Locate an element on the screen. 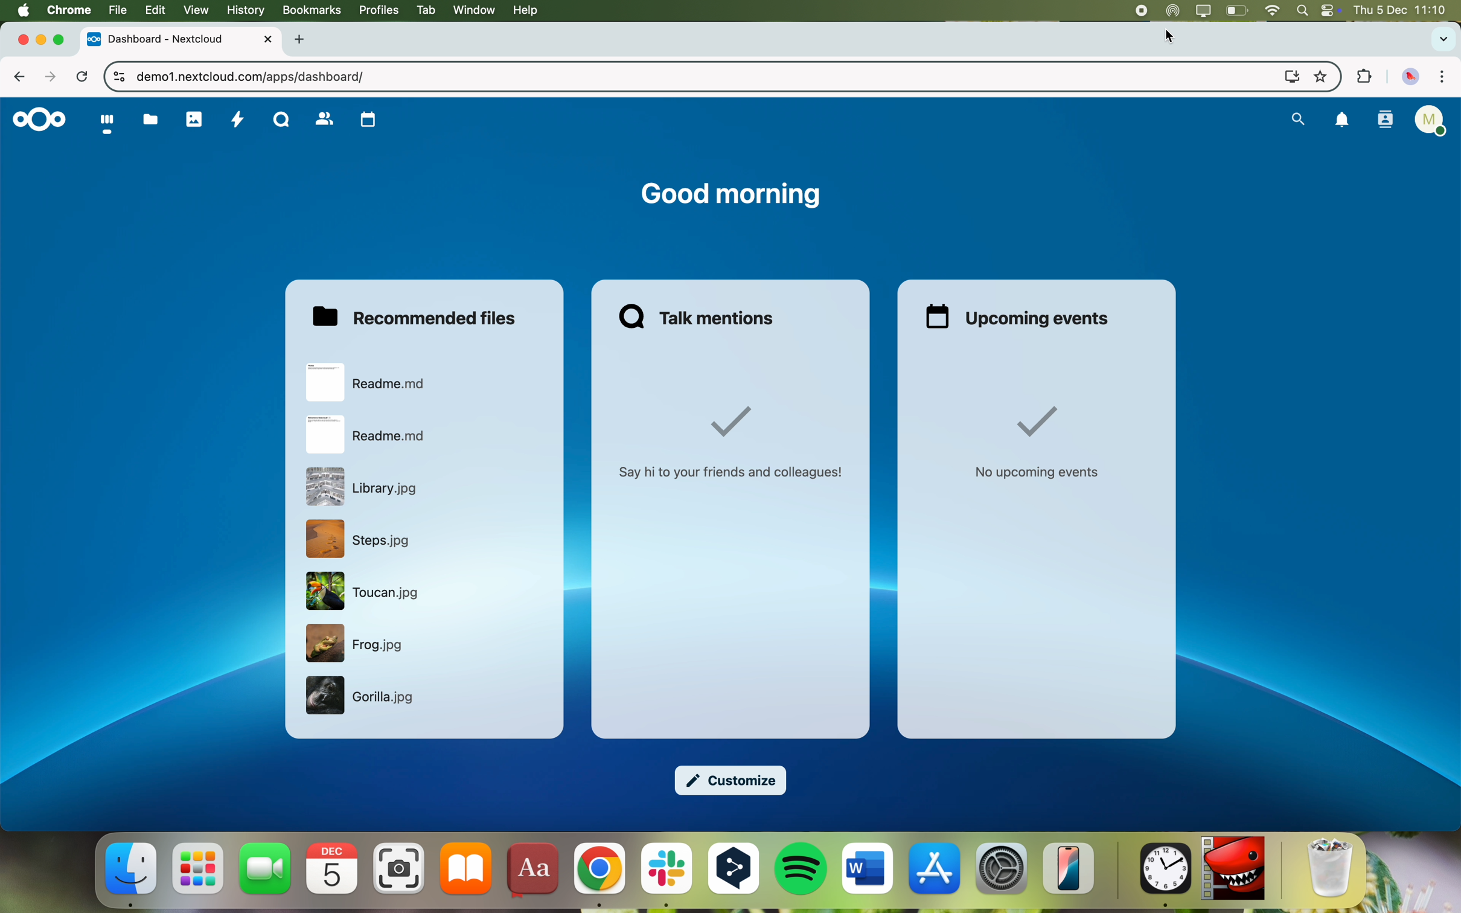 This screenshot has width=1461, height=913. customize button is located at coordinates (733, 782).